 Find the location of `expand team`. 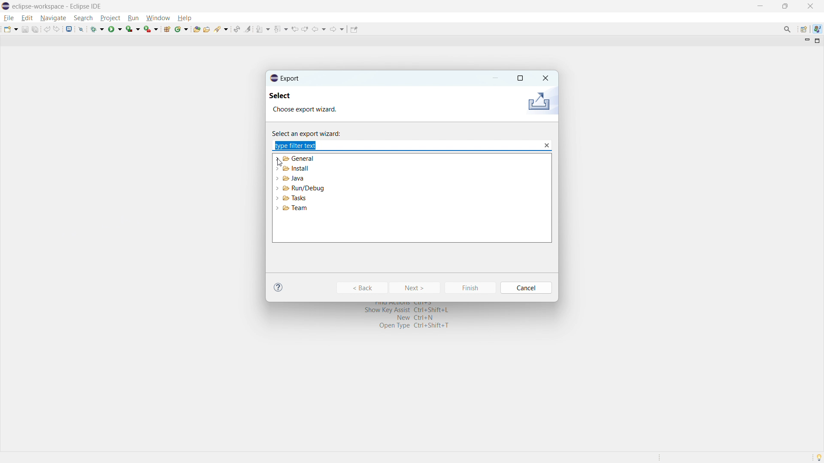

expand team is located at coordinates (277, 207).